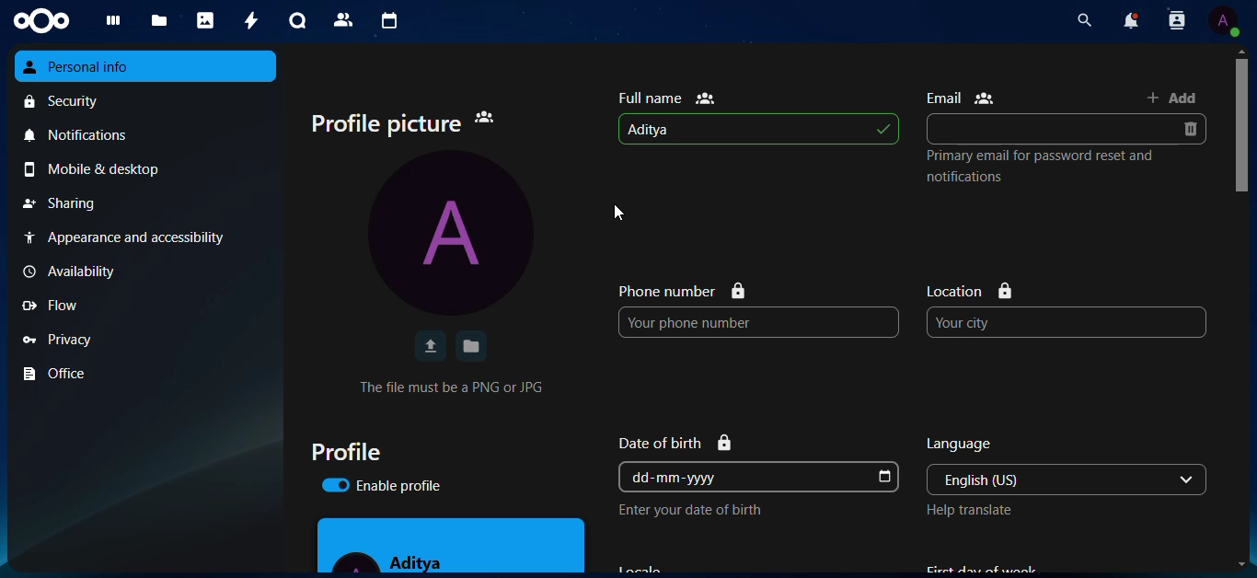  What do you see at coordinates (472, 346) in the screenshot?
I see `save` at bounding box center [472, 346].